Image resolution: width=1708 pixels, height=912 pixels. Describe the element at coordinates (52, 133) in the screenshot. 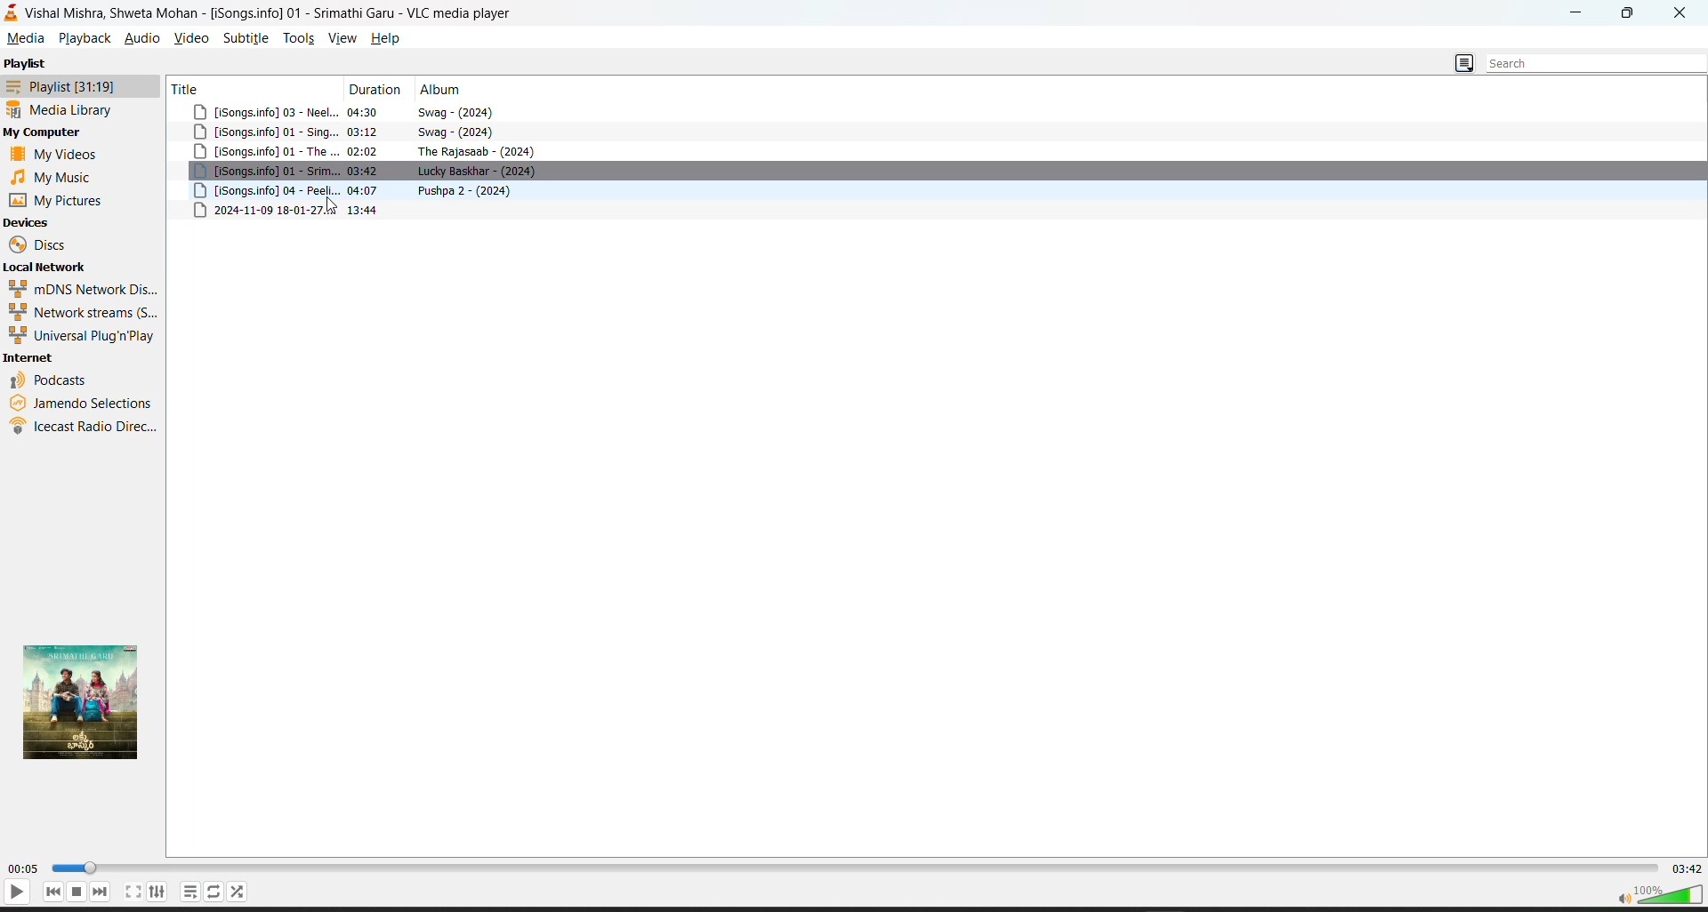

I see `my computer` at that location.